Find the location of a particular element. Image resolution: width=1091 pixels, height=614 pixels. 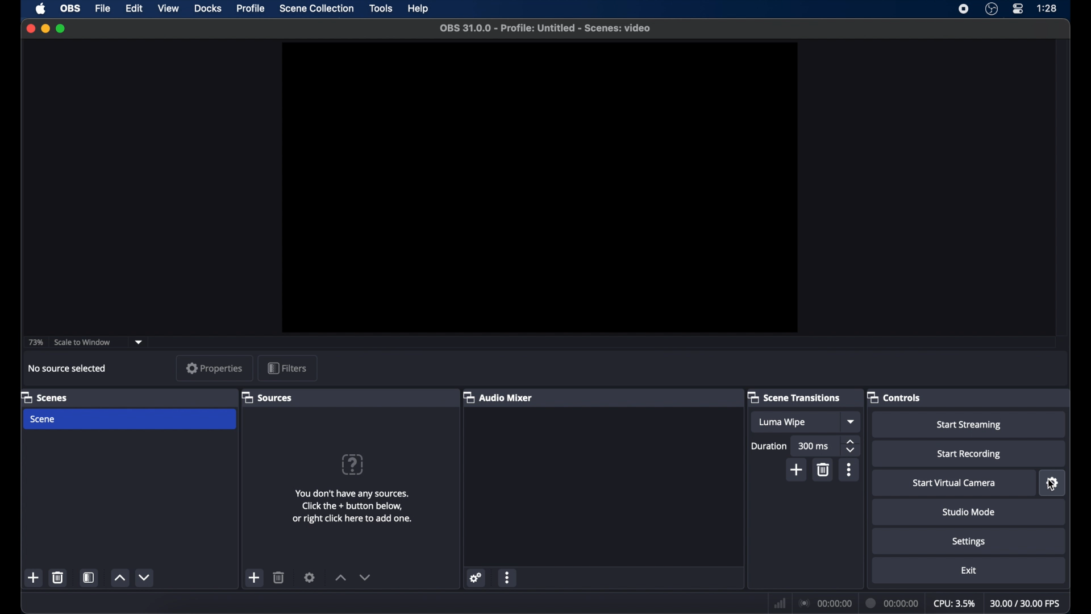

dropdown is located at coordinates (850, 422).